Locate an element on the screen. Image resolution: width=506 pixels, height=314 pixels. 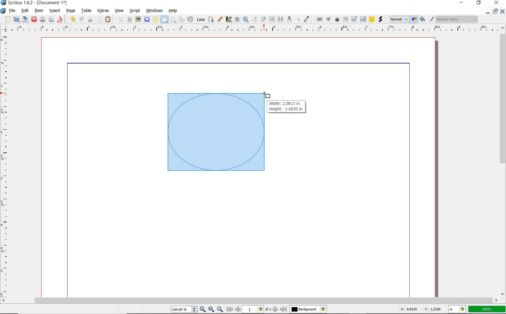
MEASUREMENTS is located at coordinates (289, 20).